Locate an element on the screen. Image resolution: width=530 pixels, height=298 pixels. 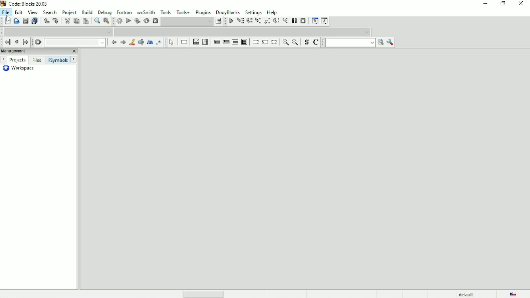
Paste is located at coordinates (86, 21).